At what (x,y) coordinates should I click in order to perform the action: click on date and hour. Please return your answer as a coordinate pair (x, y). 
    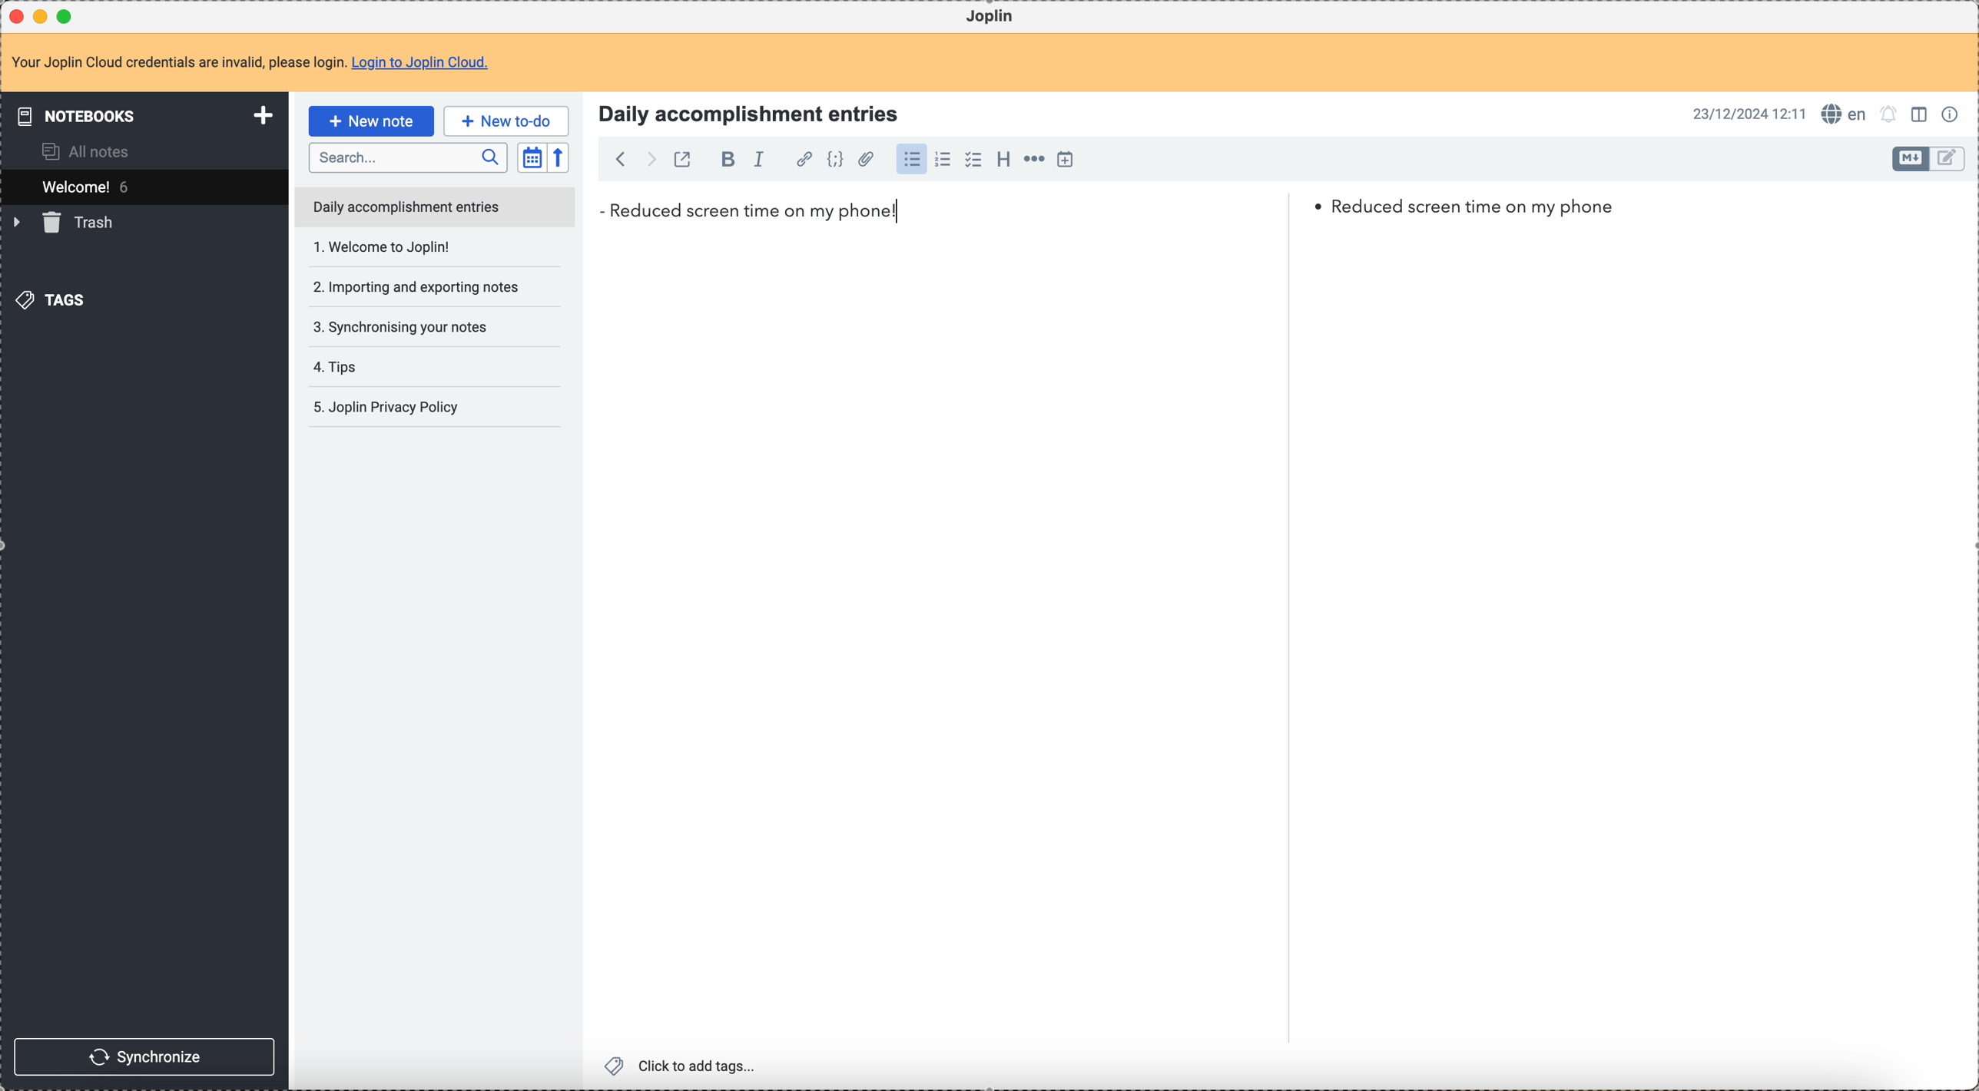
    Looking at the image, I should click on (1747, 114).